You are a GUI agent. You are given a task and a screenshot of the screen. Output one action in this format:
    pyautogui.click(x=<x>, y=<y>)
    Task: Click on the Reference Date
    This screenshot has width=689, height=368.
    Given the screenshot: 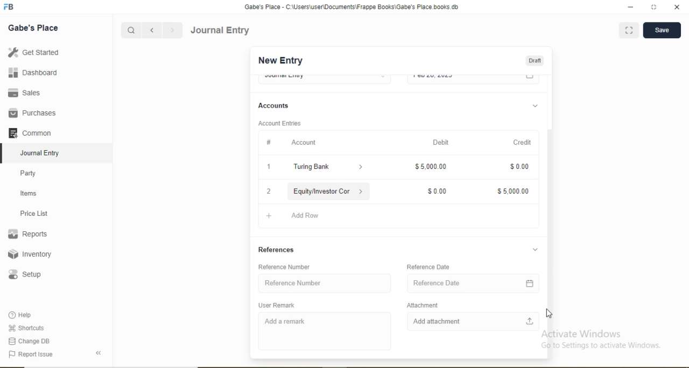 What is the action you would take?
    pyautogui.click(x=428, y=267)
    